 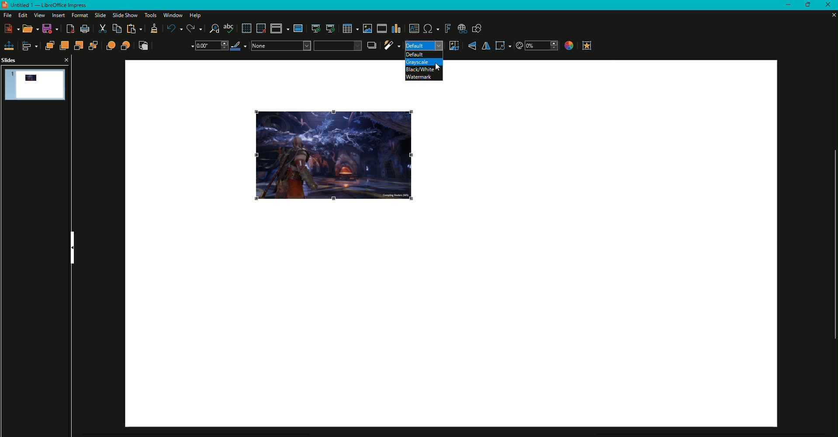 I want to click on View, so click(x=38, y=15).